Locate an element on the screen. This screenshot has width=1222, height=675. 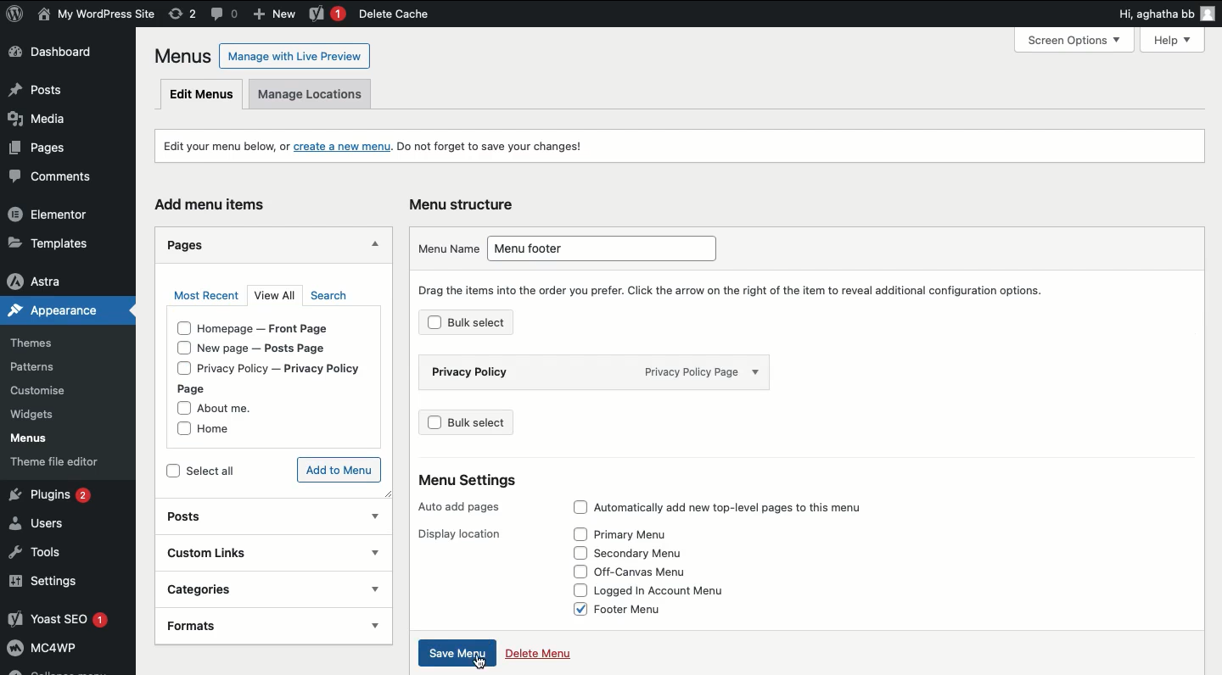
Menus is located at coordinates (180, 56).